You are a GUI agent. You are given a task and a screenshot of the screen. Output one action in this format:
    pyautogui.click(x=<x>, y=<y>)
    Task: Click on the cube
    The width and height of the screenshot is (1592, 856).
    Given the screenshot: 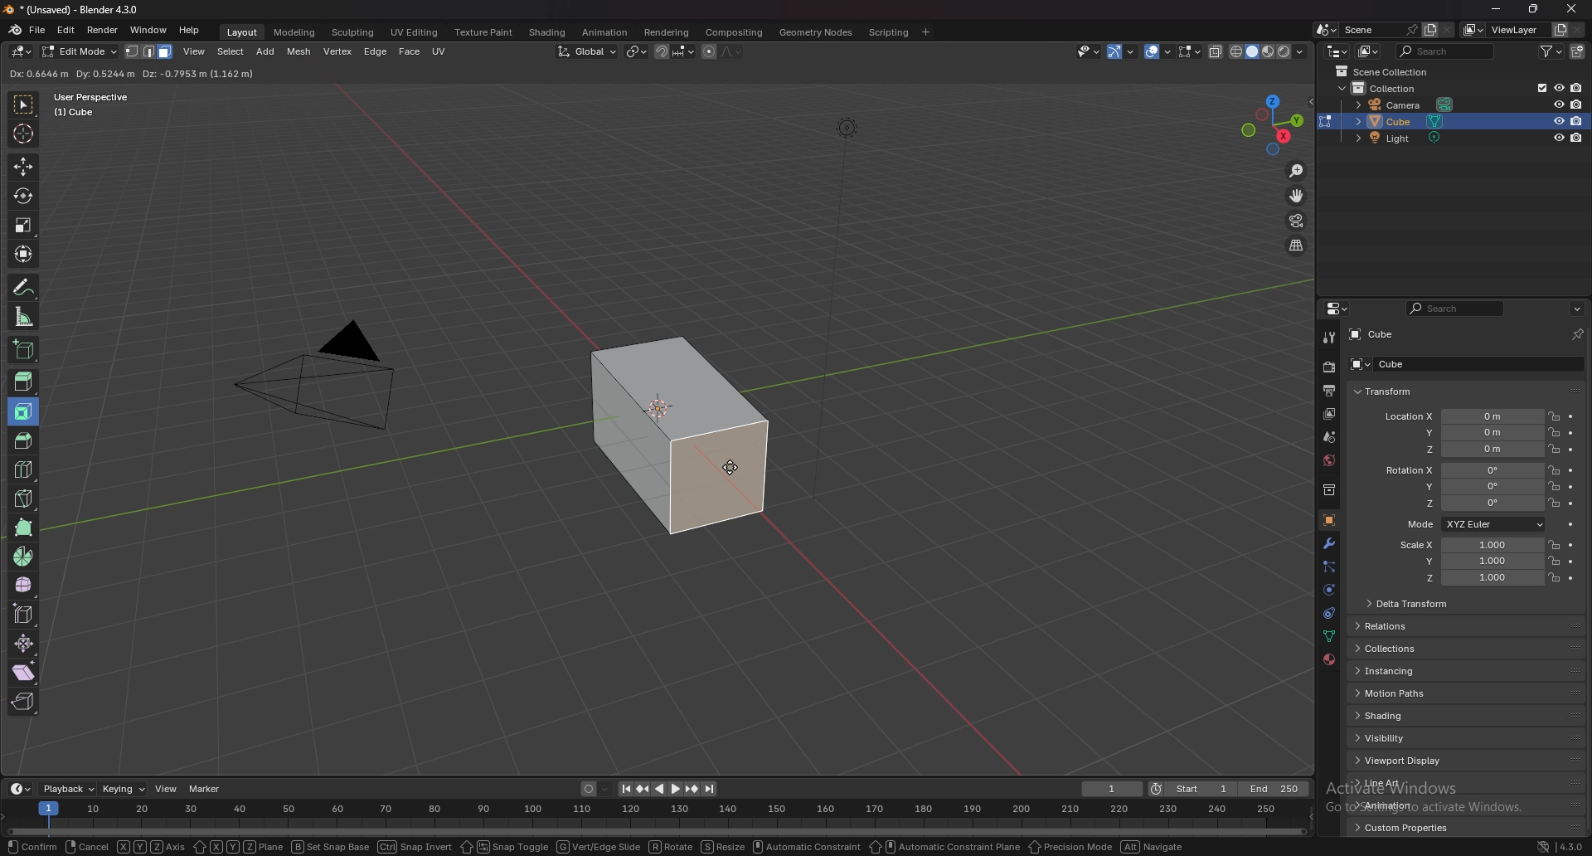 What is the action you would take?
    pyautogui.click(x=1374, y=334)
    